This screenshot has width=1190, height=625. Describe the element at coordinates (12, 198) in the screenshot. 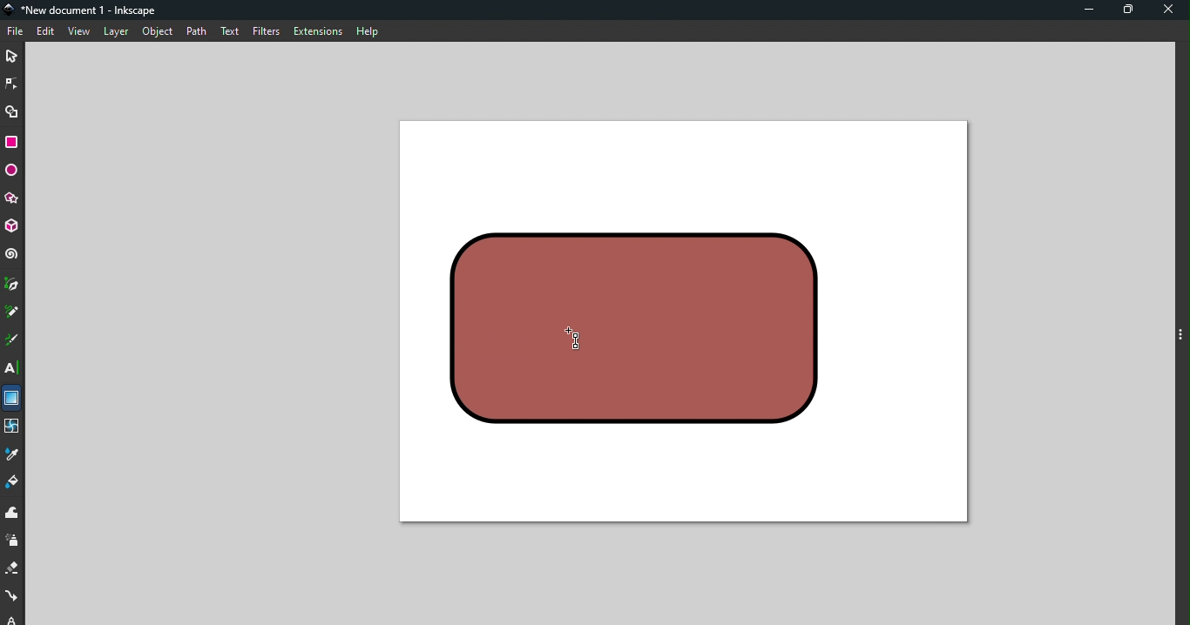

I see `star/polygon tool` at that location.